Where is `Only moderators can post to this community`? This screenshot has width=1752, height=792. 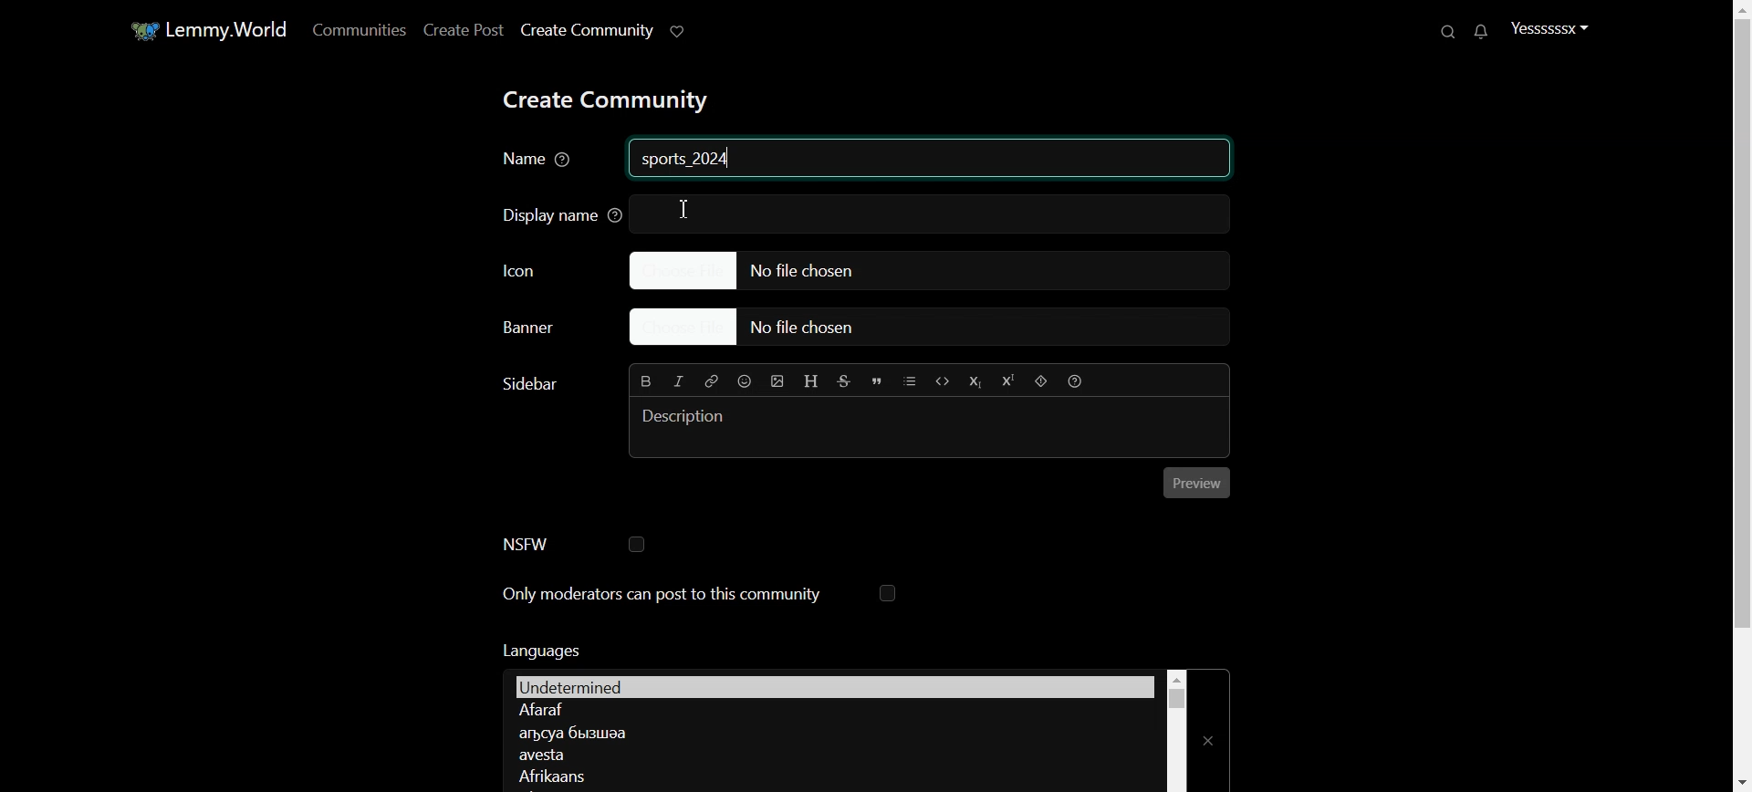 Only moderators can post to this community is located at coordinates (700, 595).